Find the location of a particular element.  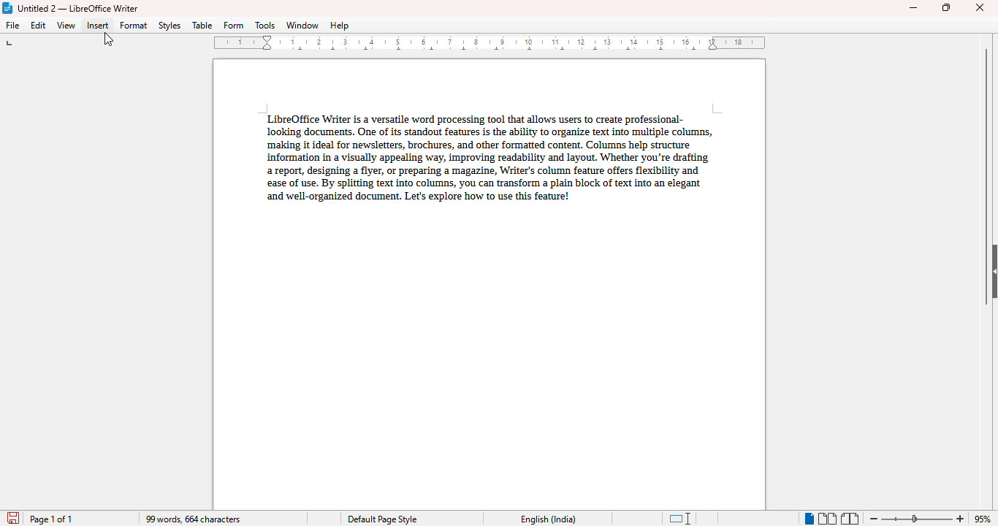

view is located at coordinates (67, 26).